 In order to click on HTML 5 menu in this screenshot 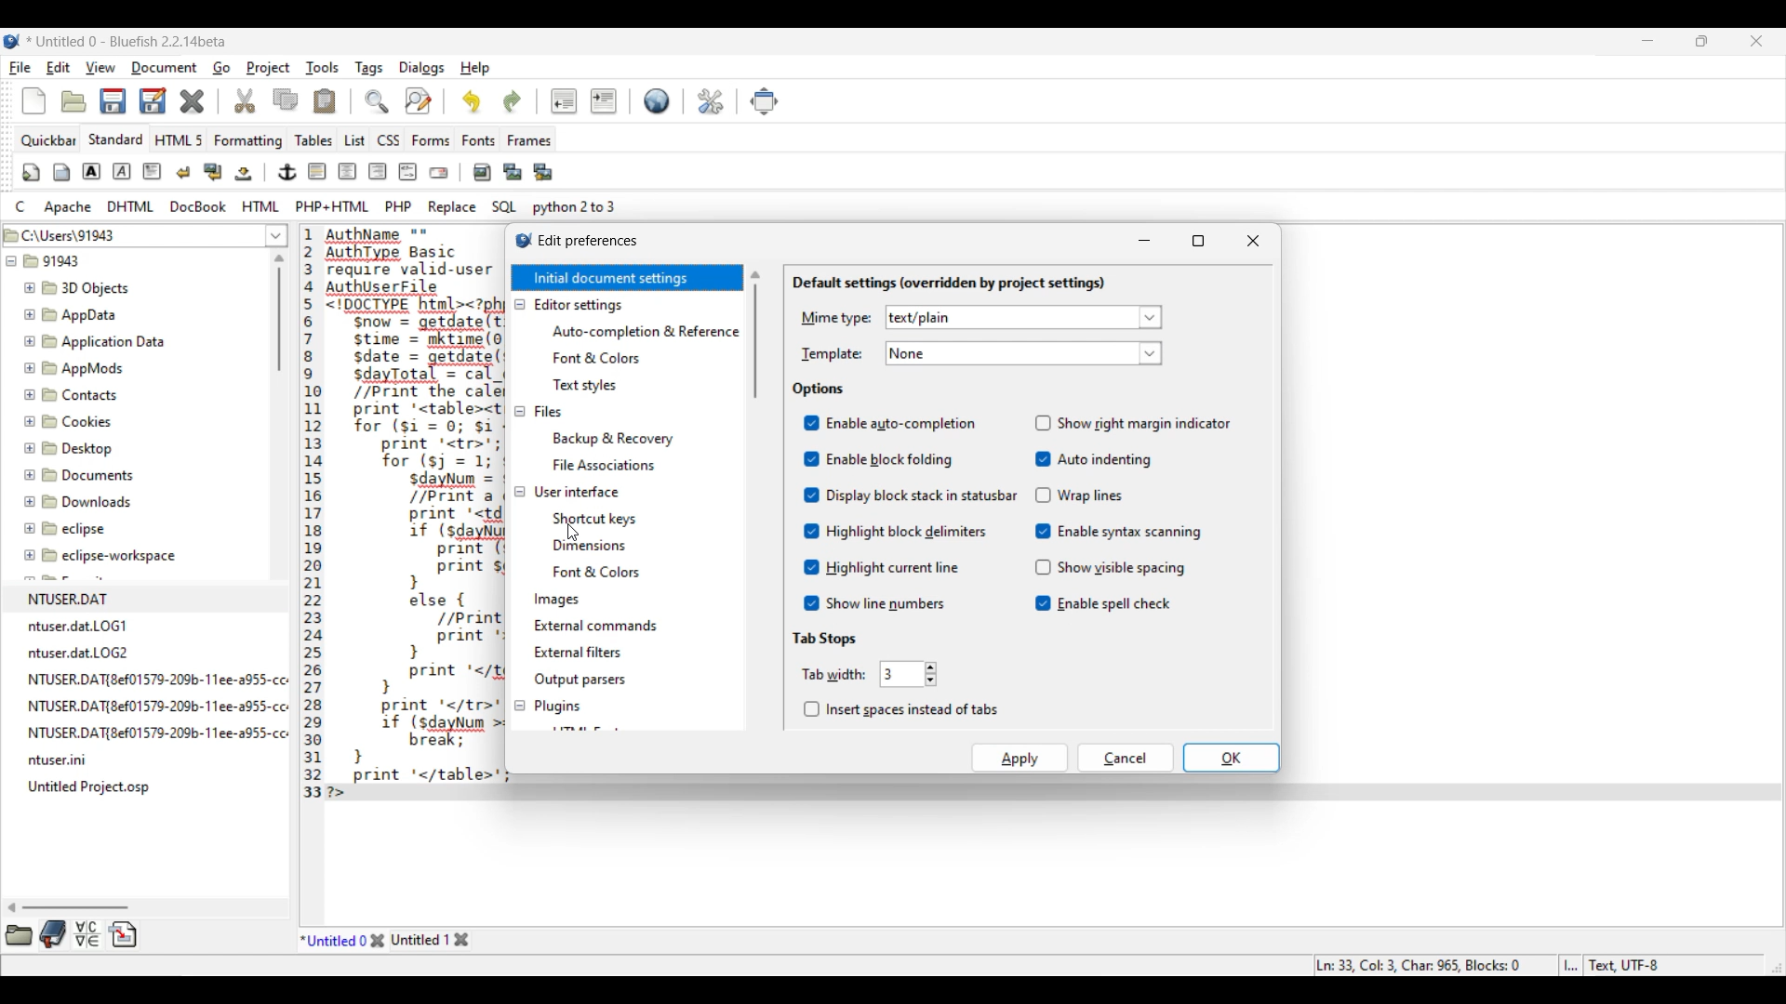, I will do `click(178, 140)`.